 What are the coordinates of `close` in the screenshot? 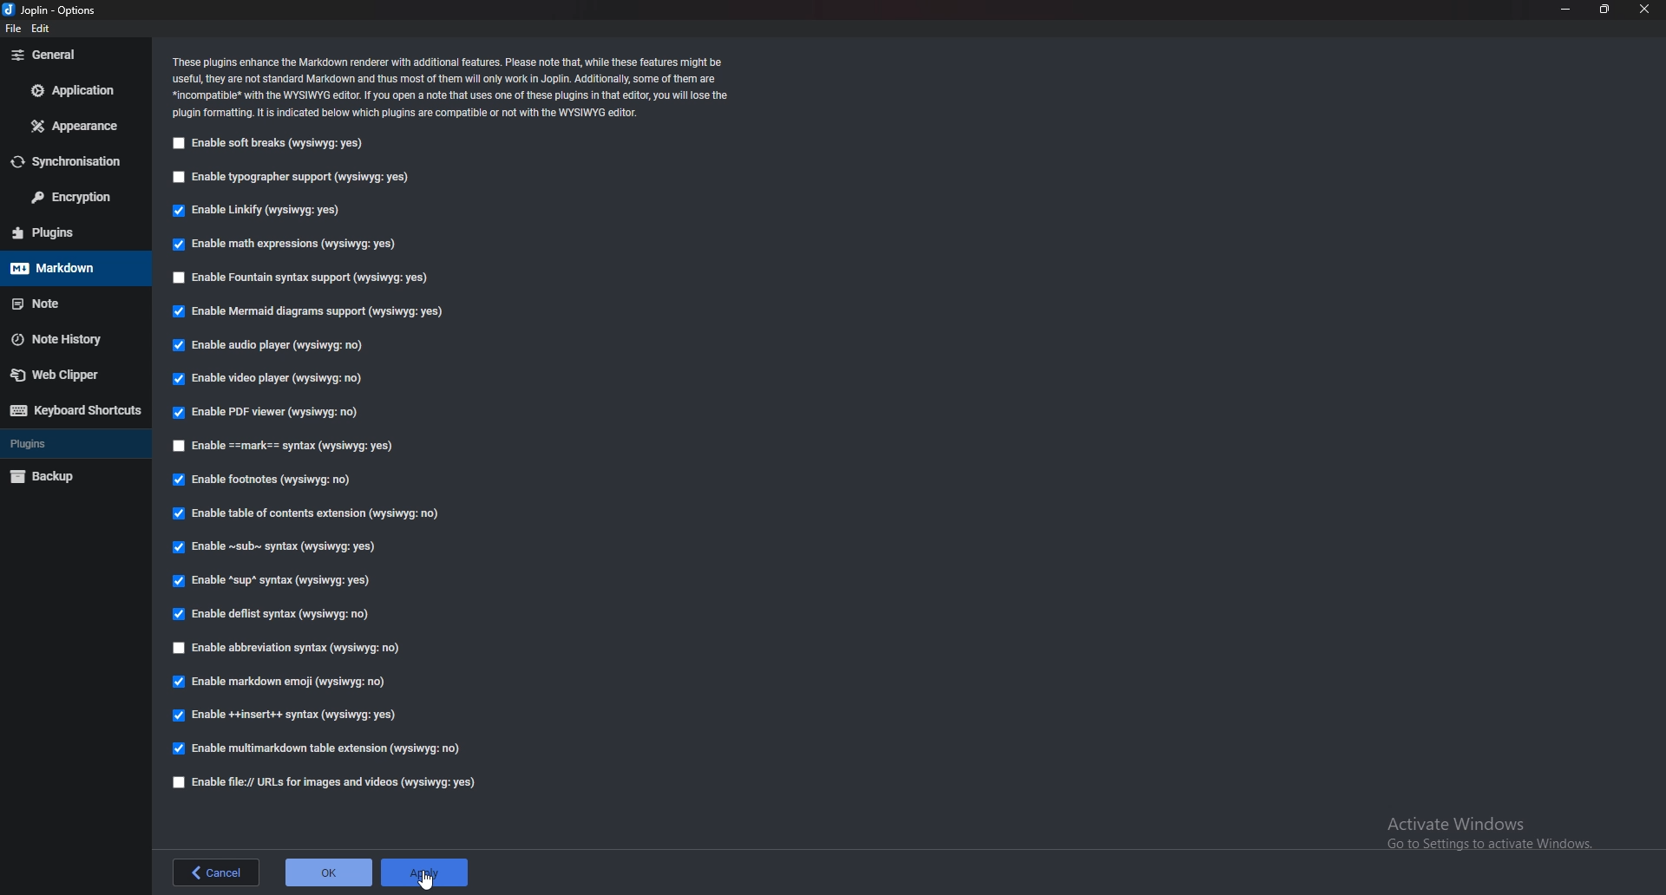 It's located at (1646, 10).